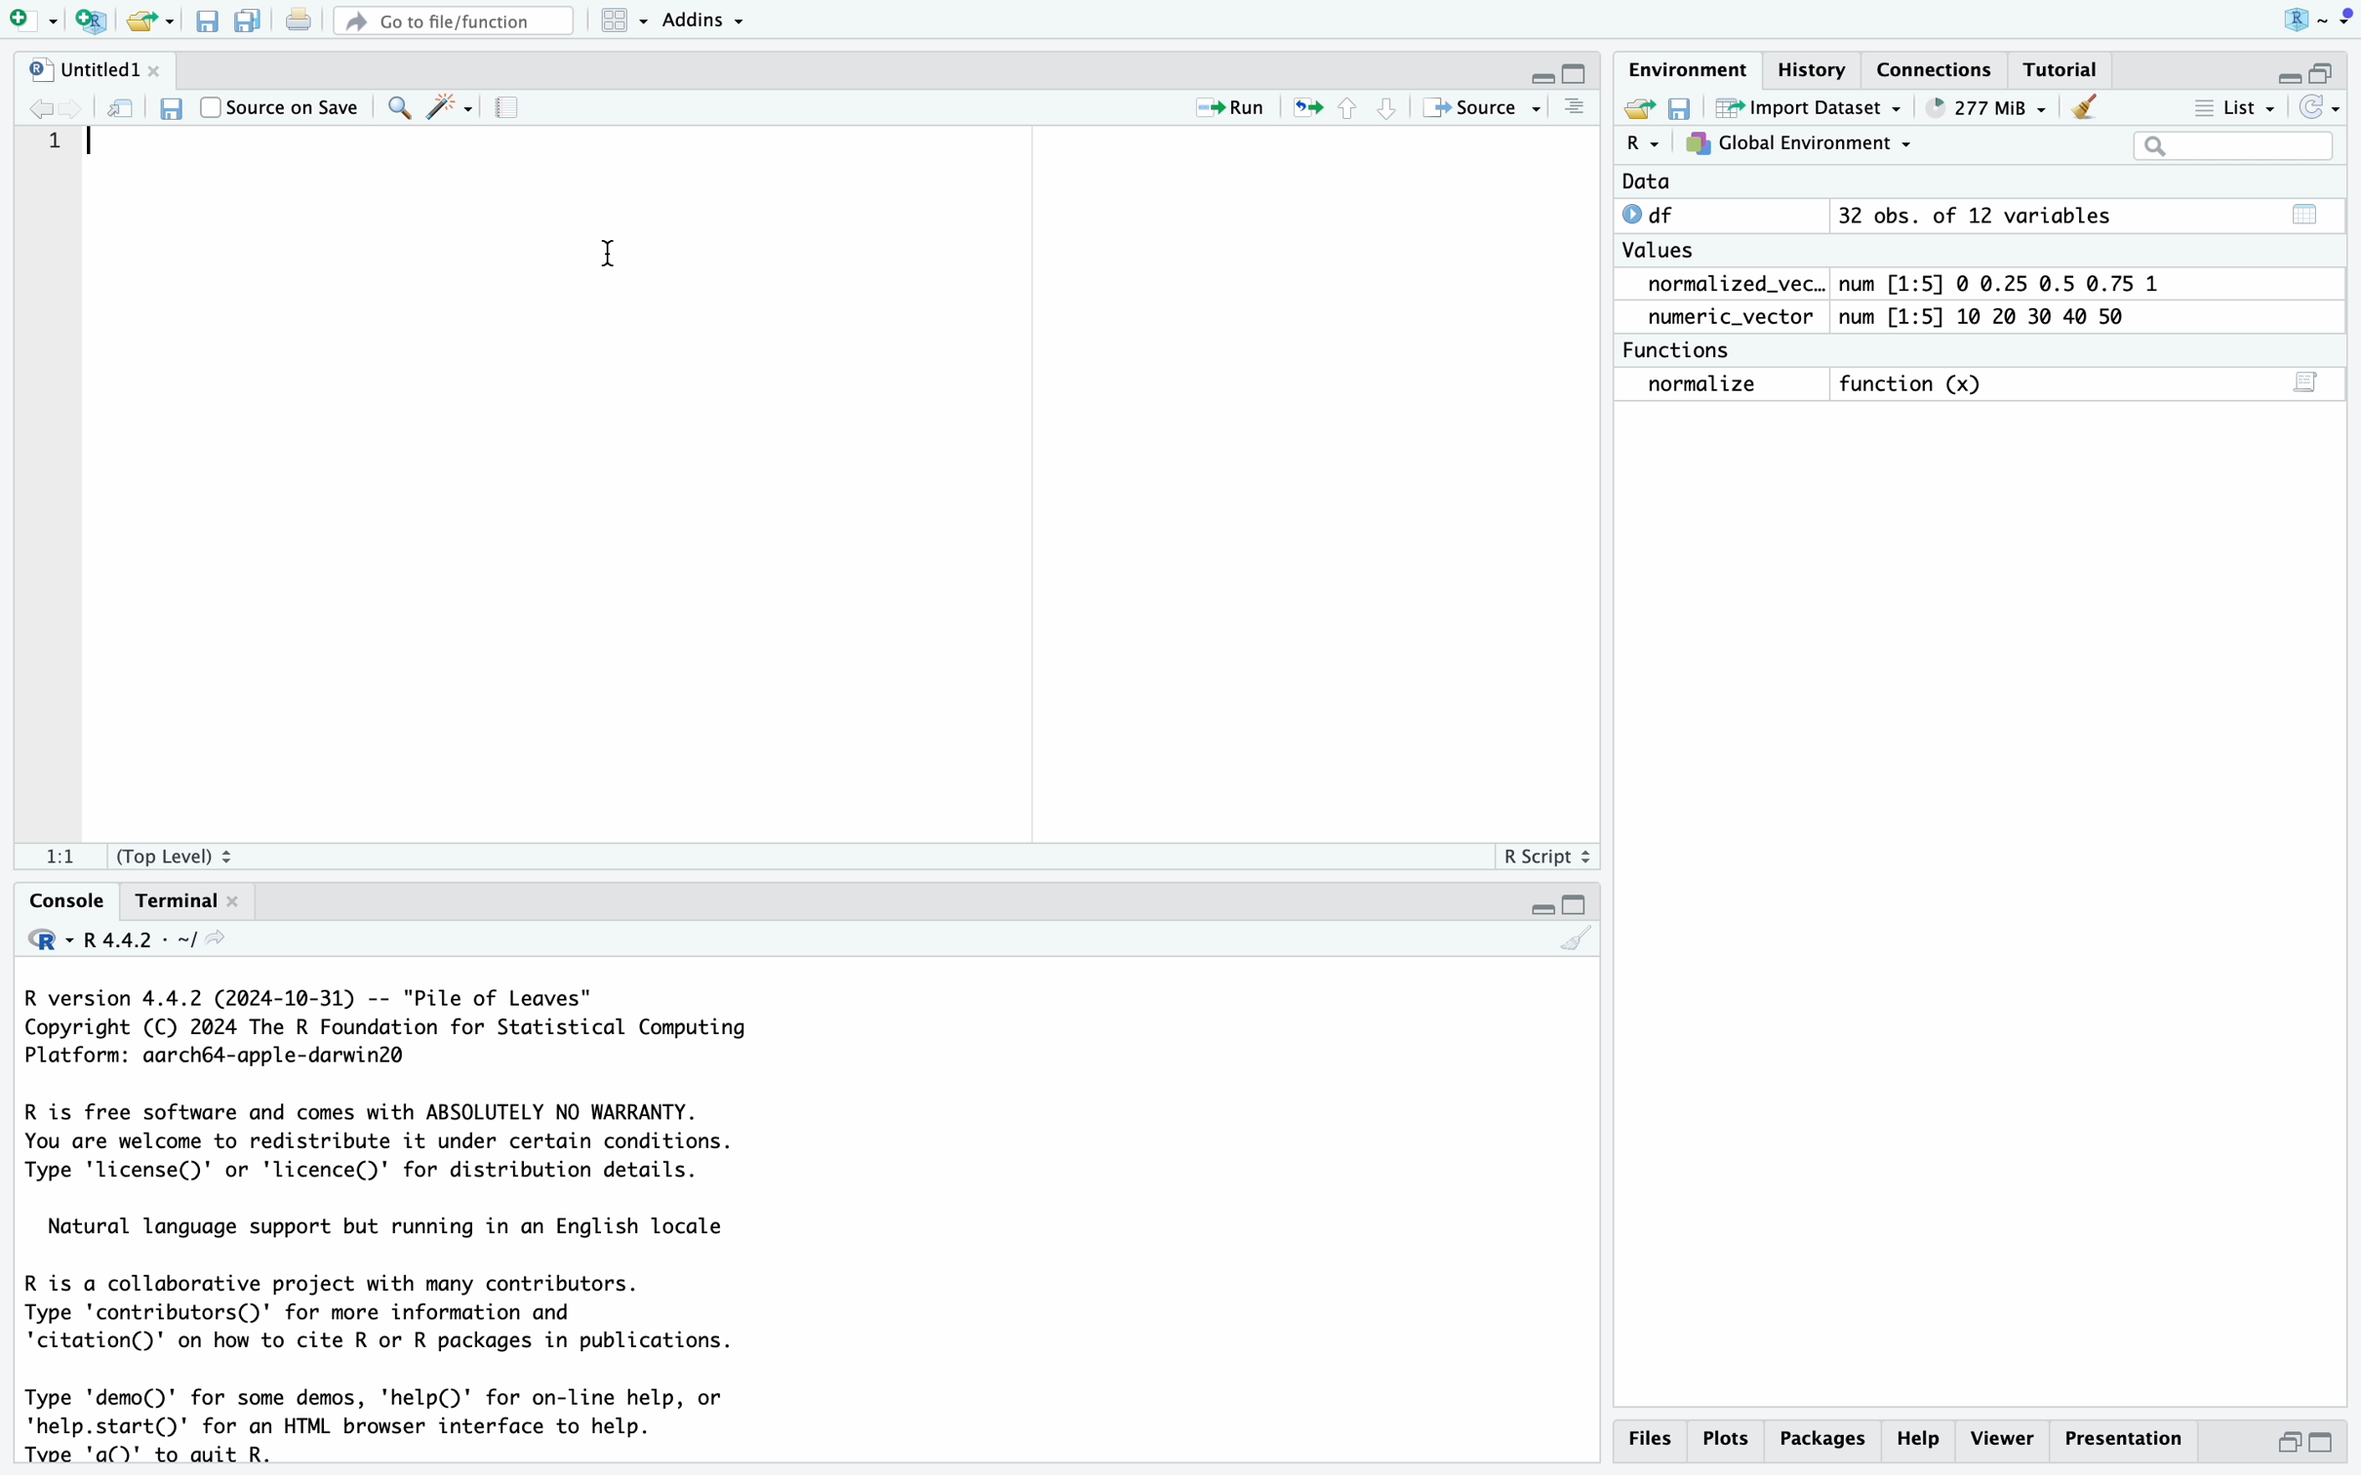 Image resolution: width=2361 pixels, height=1475 pixels. What do you see at coordinates (86, 19) in the screenshot?
I see `new project` at bounding box center [86, 19].